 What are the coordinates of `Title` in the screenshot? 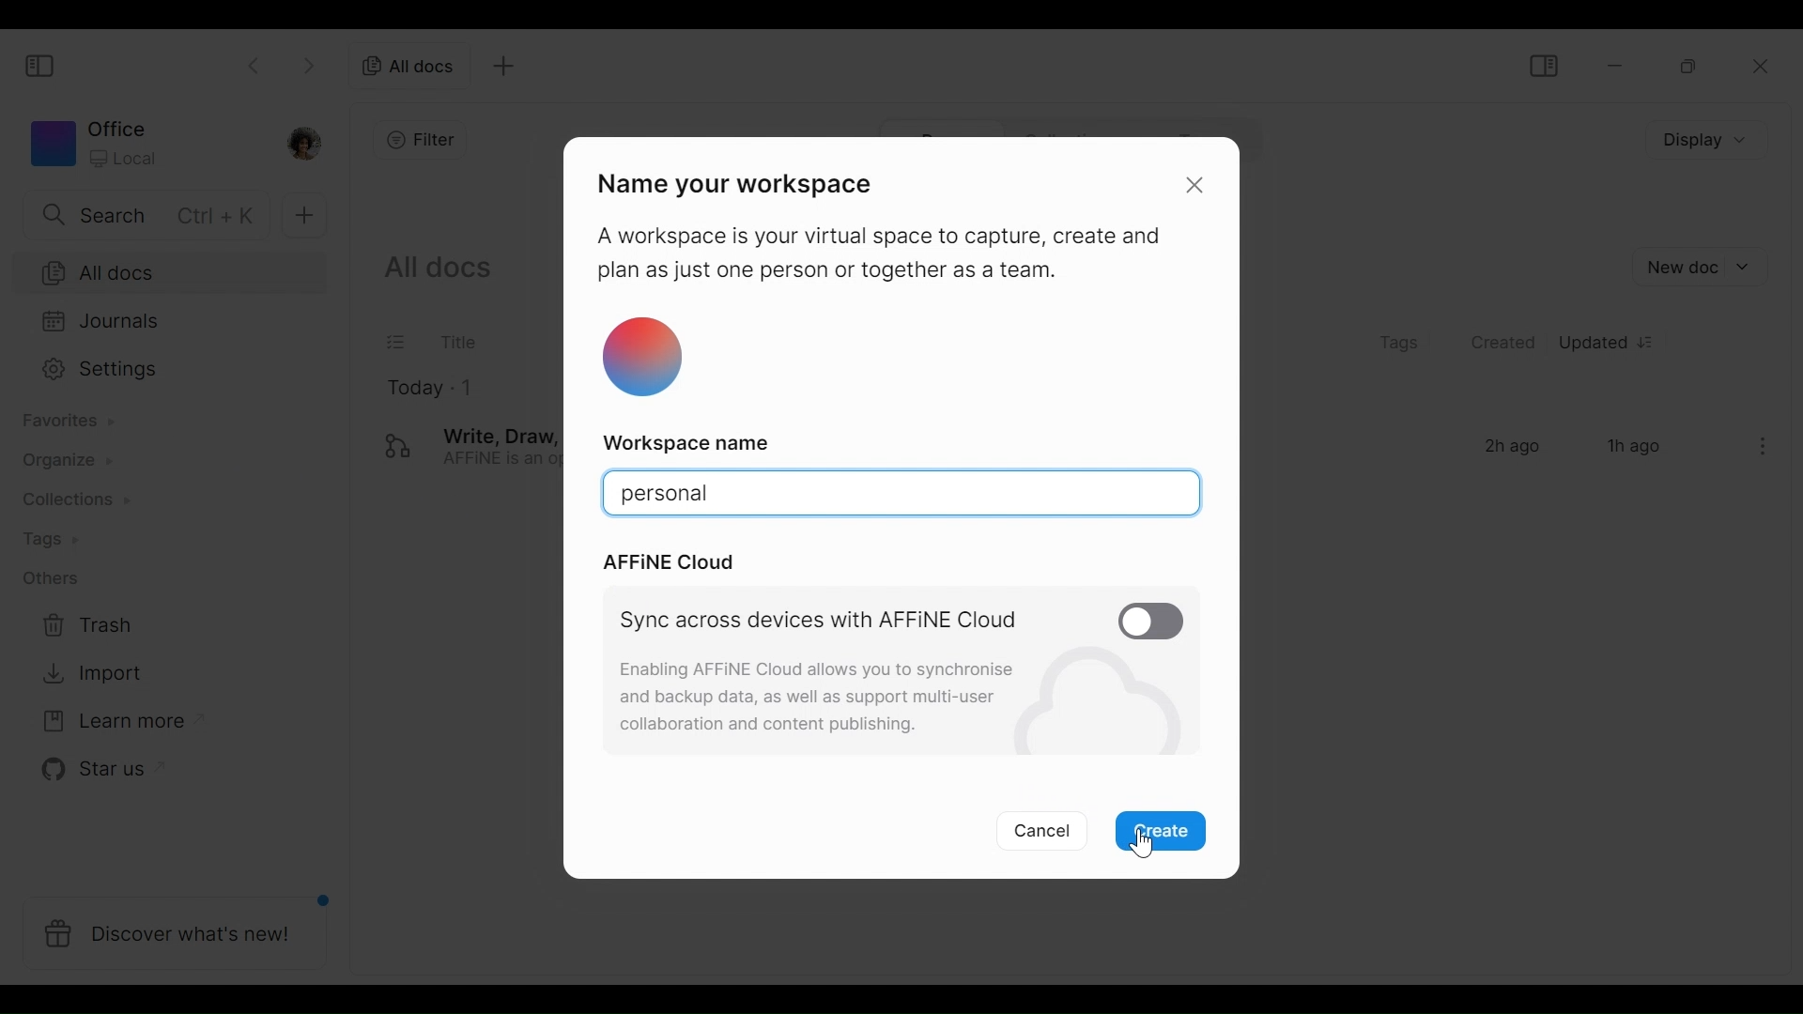 It's located at (456, 342).